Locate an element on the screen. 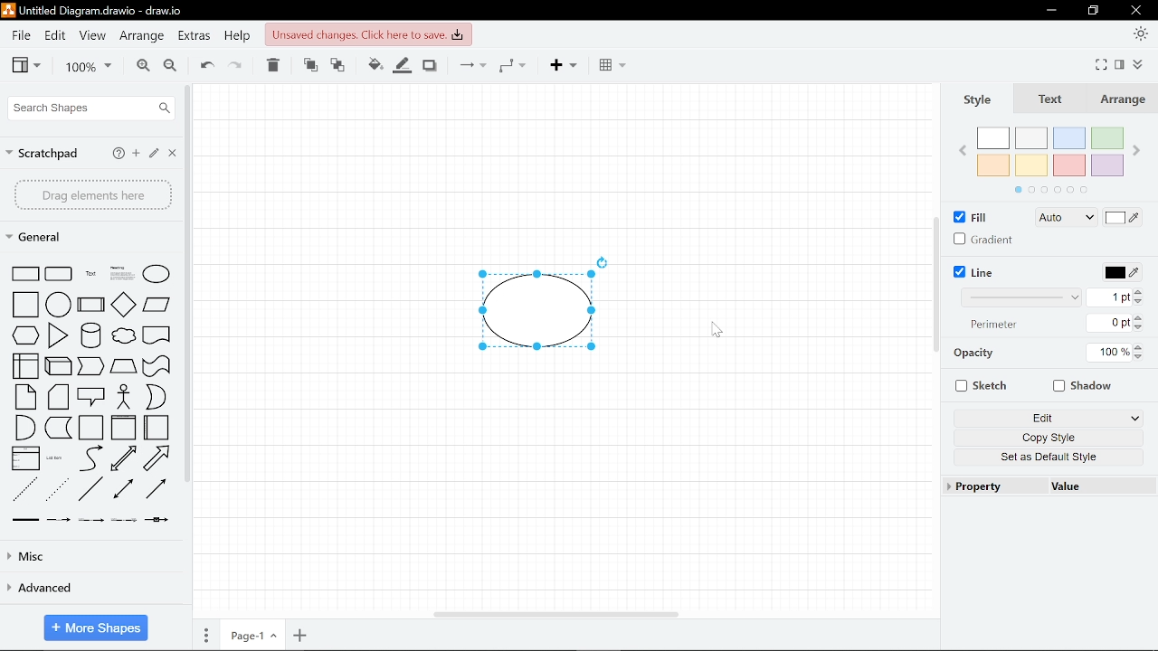 The width and height of the screenshot is (1158, 651). curved rectangle  is located at coordinates (60, 273).